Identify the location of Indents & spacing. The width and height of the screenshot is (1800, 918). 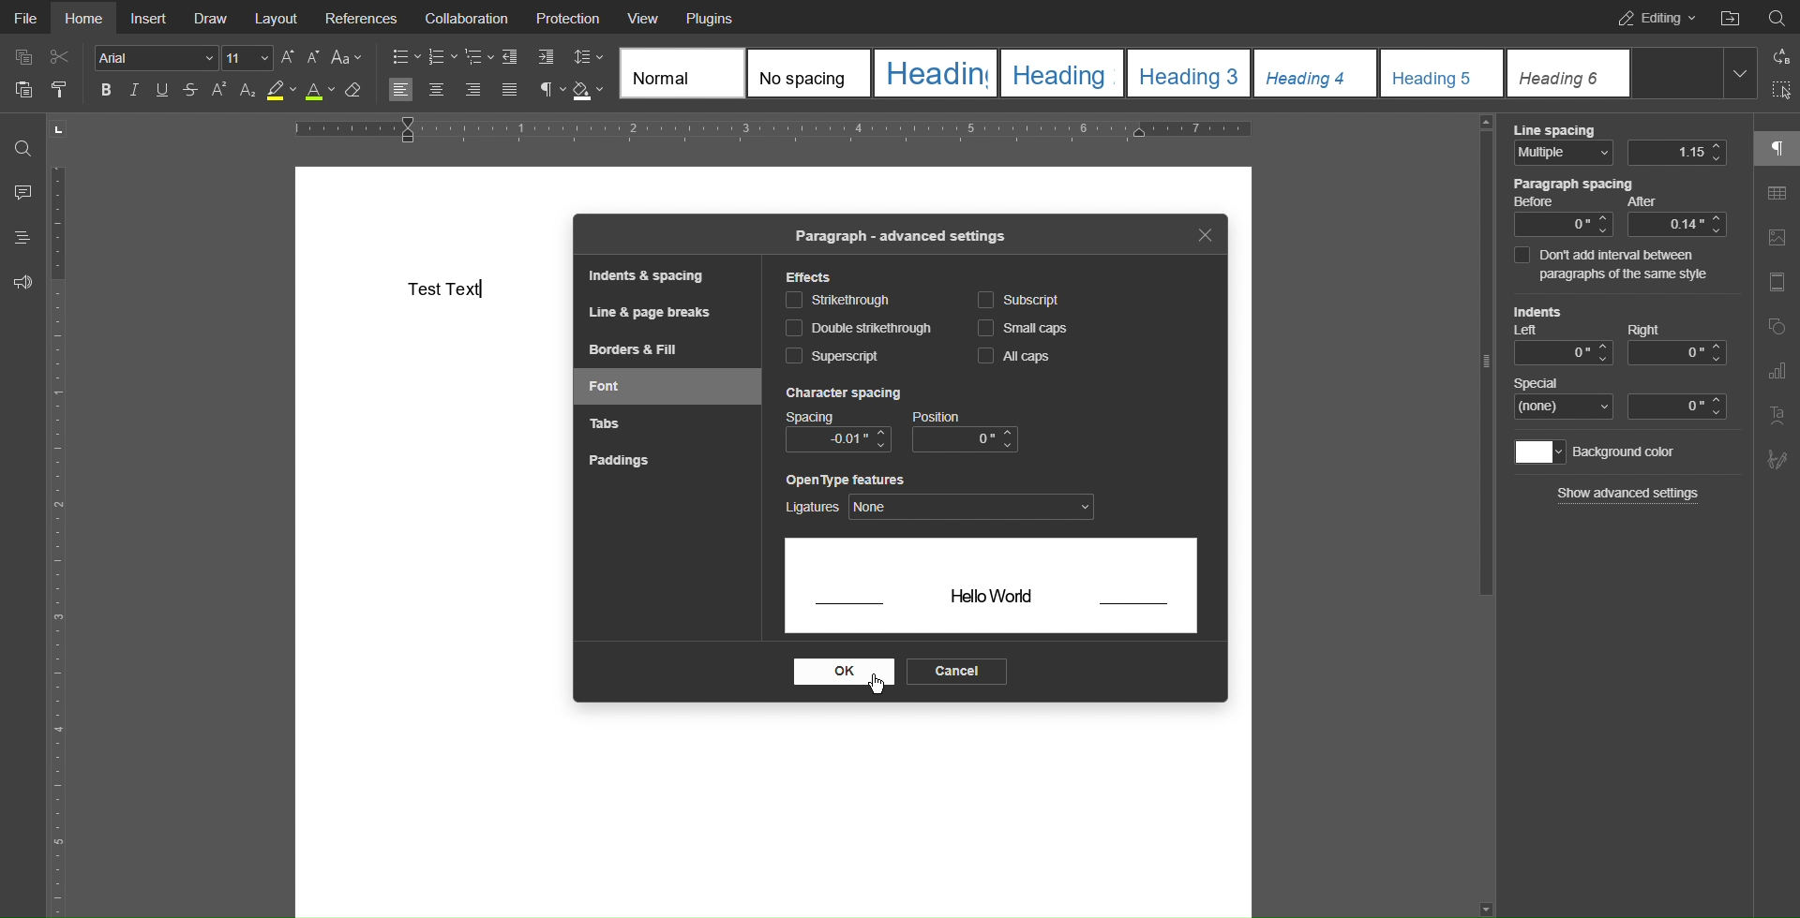
(650, 275).